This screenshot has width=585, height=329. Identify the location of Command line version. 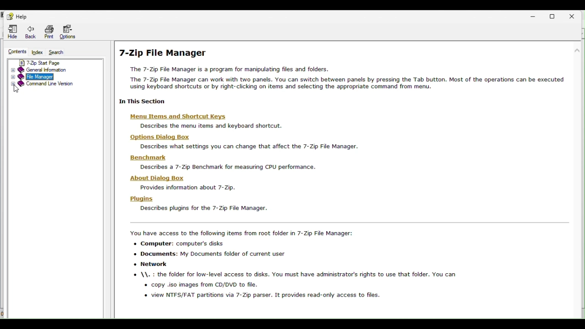
(43, 85).